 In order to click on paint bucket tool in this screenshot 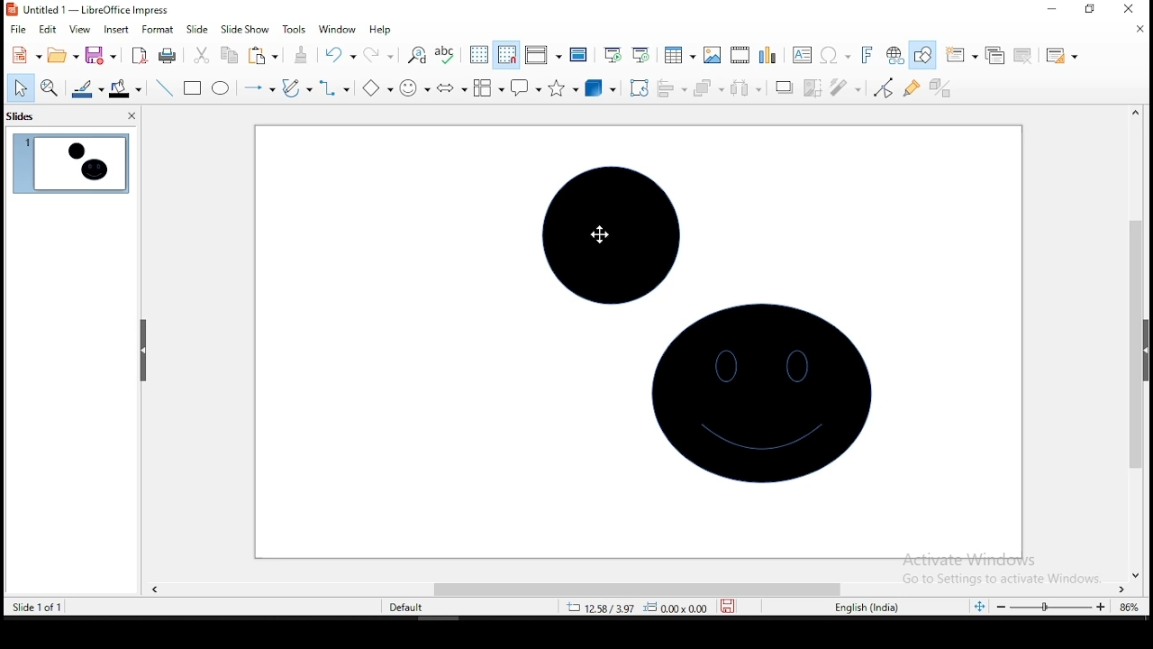, I will do `click(125, 88)`.